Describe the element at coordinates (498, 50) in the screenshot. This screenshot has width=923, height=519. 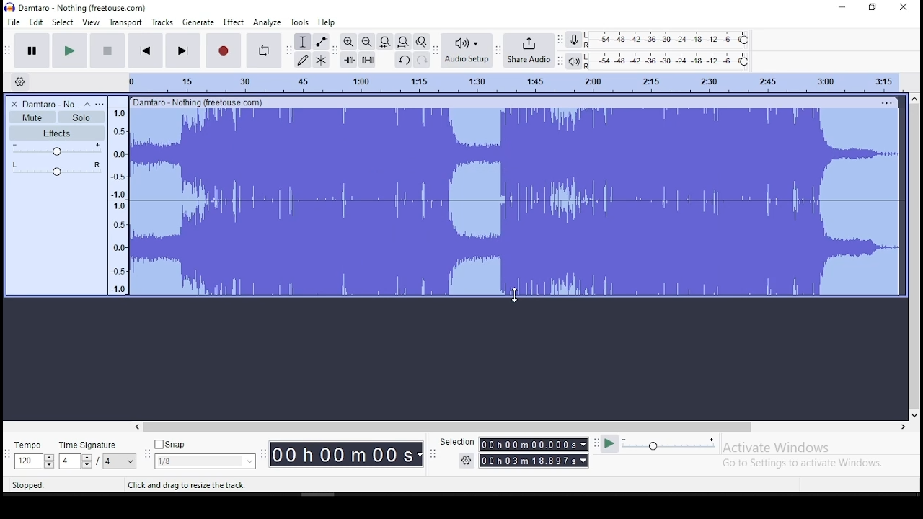
I see `` at that location.